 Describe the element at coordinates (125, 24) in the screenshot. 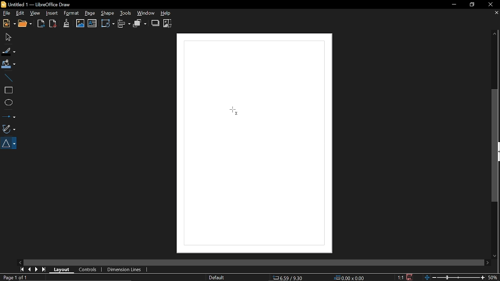

I see `Align` at that location.